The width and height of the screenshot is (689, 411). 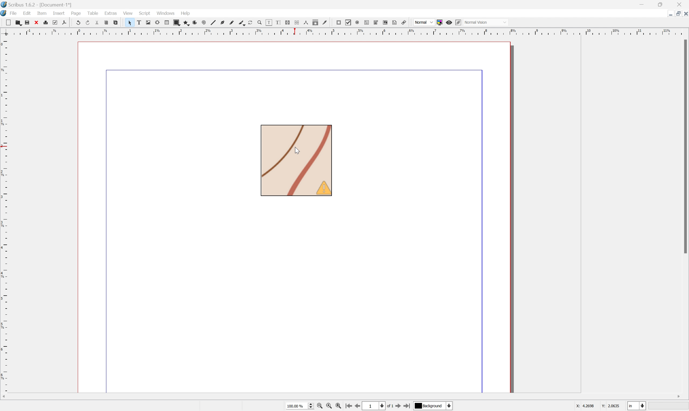 I want to click on New, so click(x=9, y=23).